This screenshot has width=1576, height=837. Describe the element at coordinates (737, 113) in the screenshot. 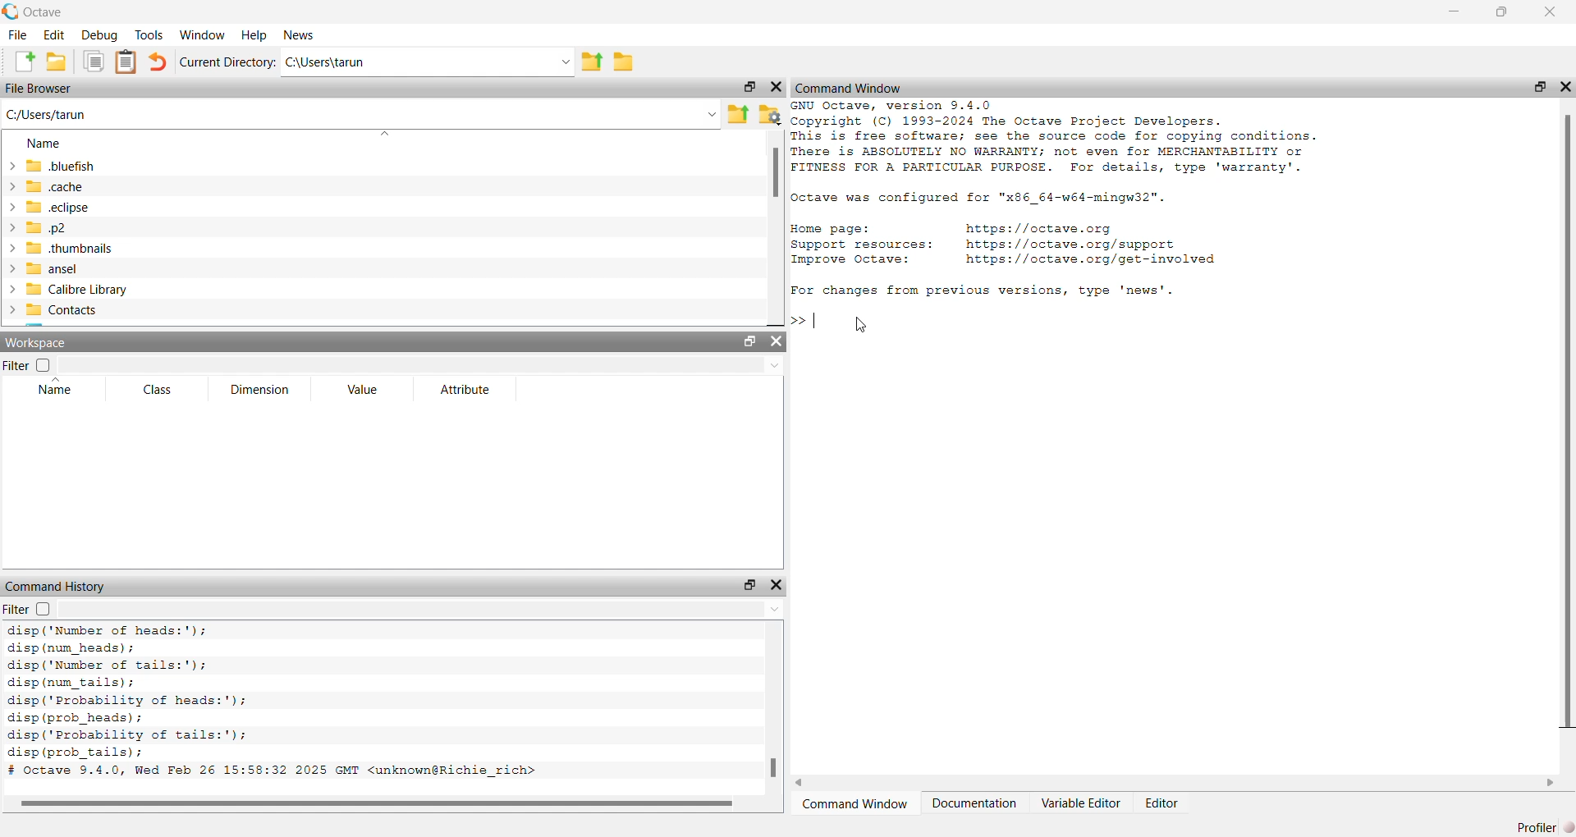

I see `One directory up` at that location.